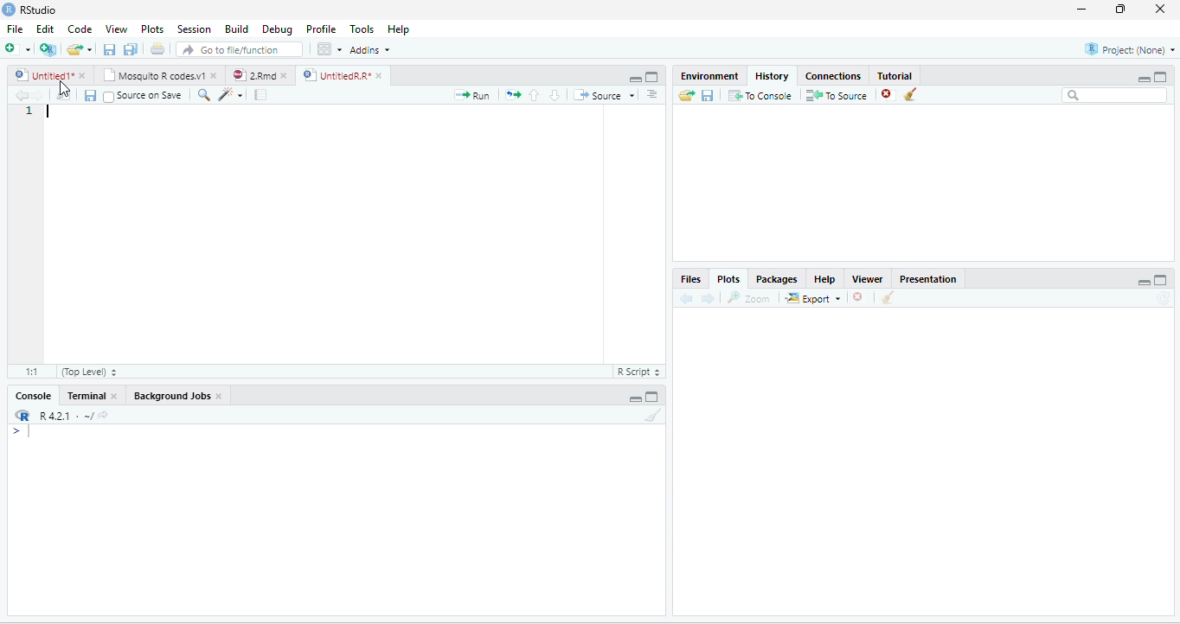  Describe the element at coordinates (113, 396) in the screenshot. I see `close` at that location.